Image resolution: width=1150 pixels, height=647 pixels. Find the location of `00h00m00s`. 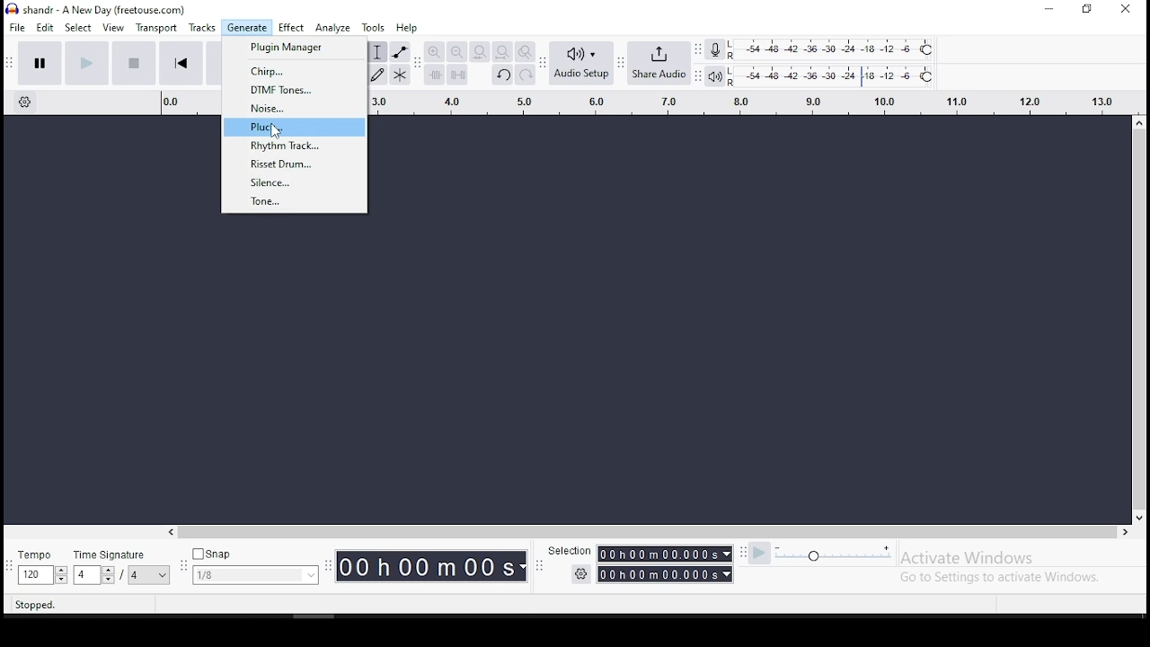

00h00m00s is located at coordinates (664, 554).